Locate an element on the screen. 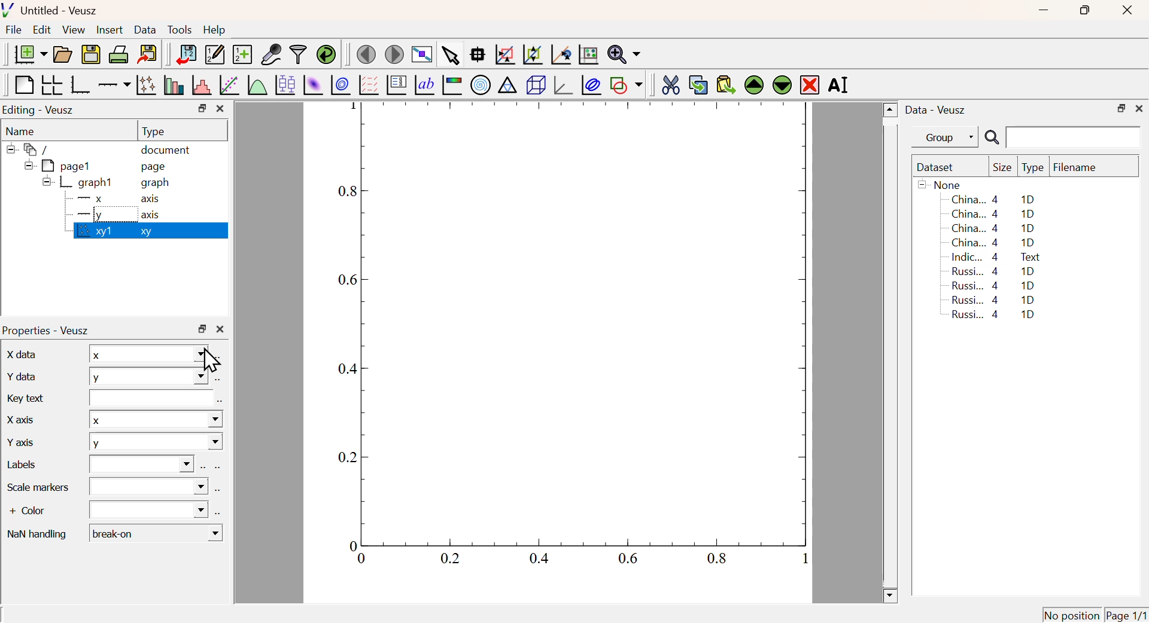 The width and height of the screenshot is (1149, 623). Edit is located at coordinates (42, 29).